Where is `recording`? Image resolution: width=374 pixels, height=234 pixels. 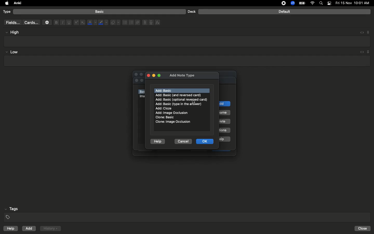
recording is located at coordinates (280, 3).